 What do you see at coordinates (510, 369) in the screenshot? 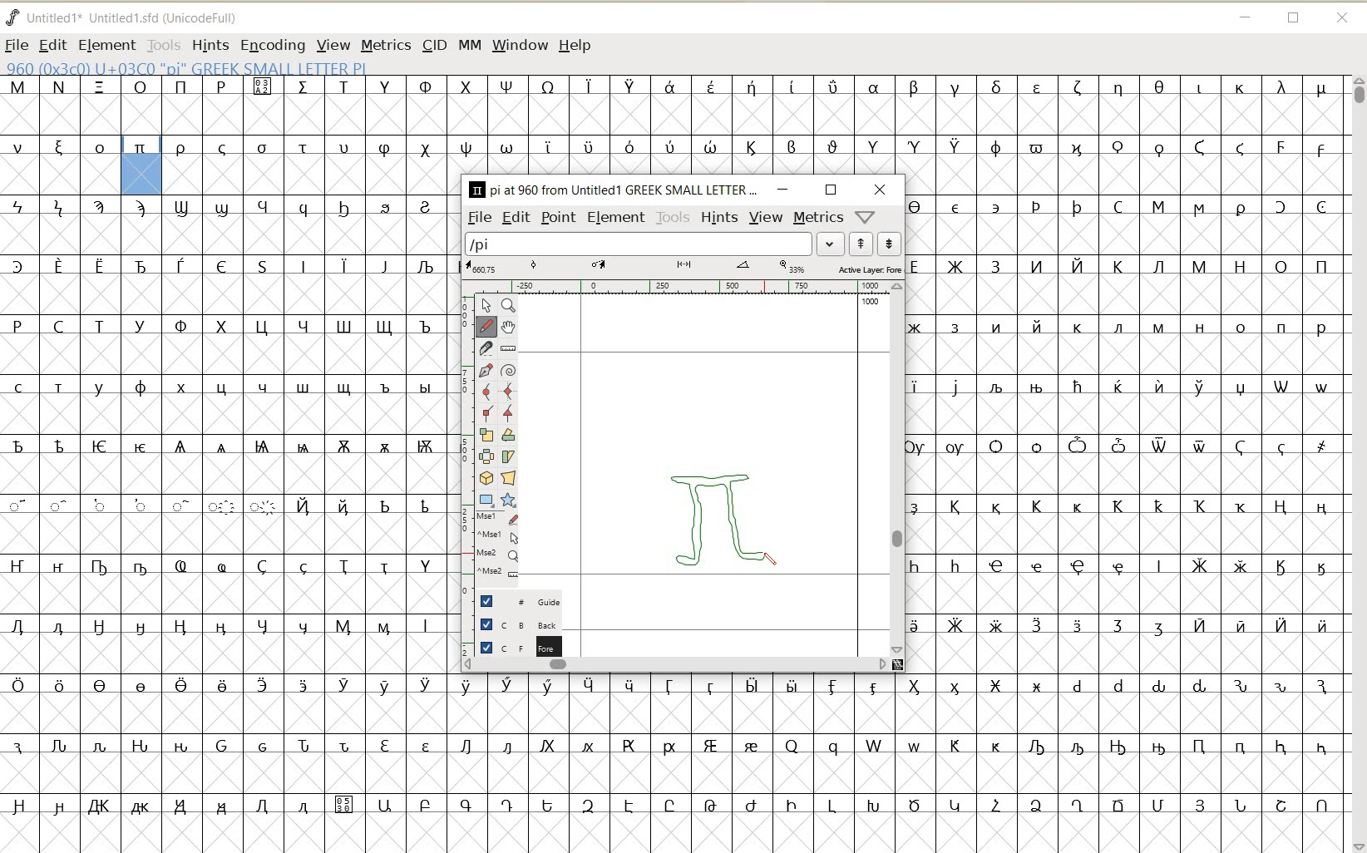
I see `change whether spiro is active or not` at bounding box center [510, 369].